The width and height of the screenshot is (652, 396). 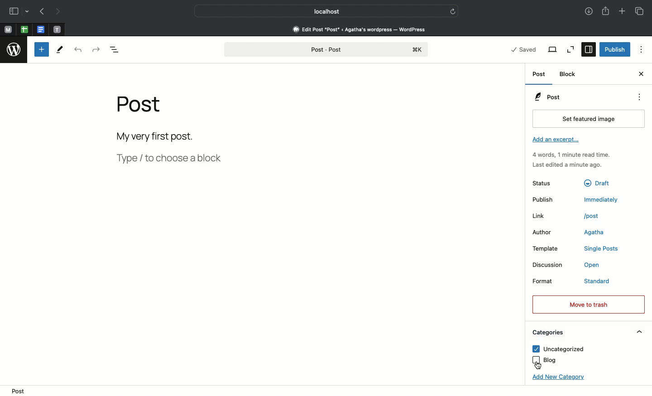 I want to click on Tools, so click(x=59, y=51).